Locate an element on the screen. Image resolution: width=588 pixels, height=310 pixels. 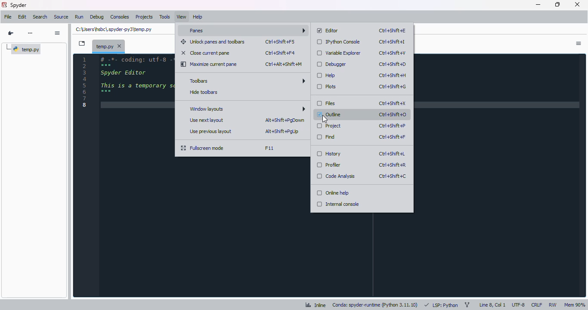
debug is located at coordinates (97, 17).